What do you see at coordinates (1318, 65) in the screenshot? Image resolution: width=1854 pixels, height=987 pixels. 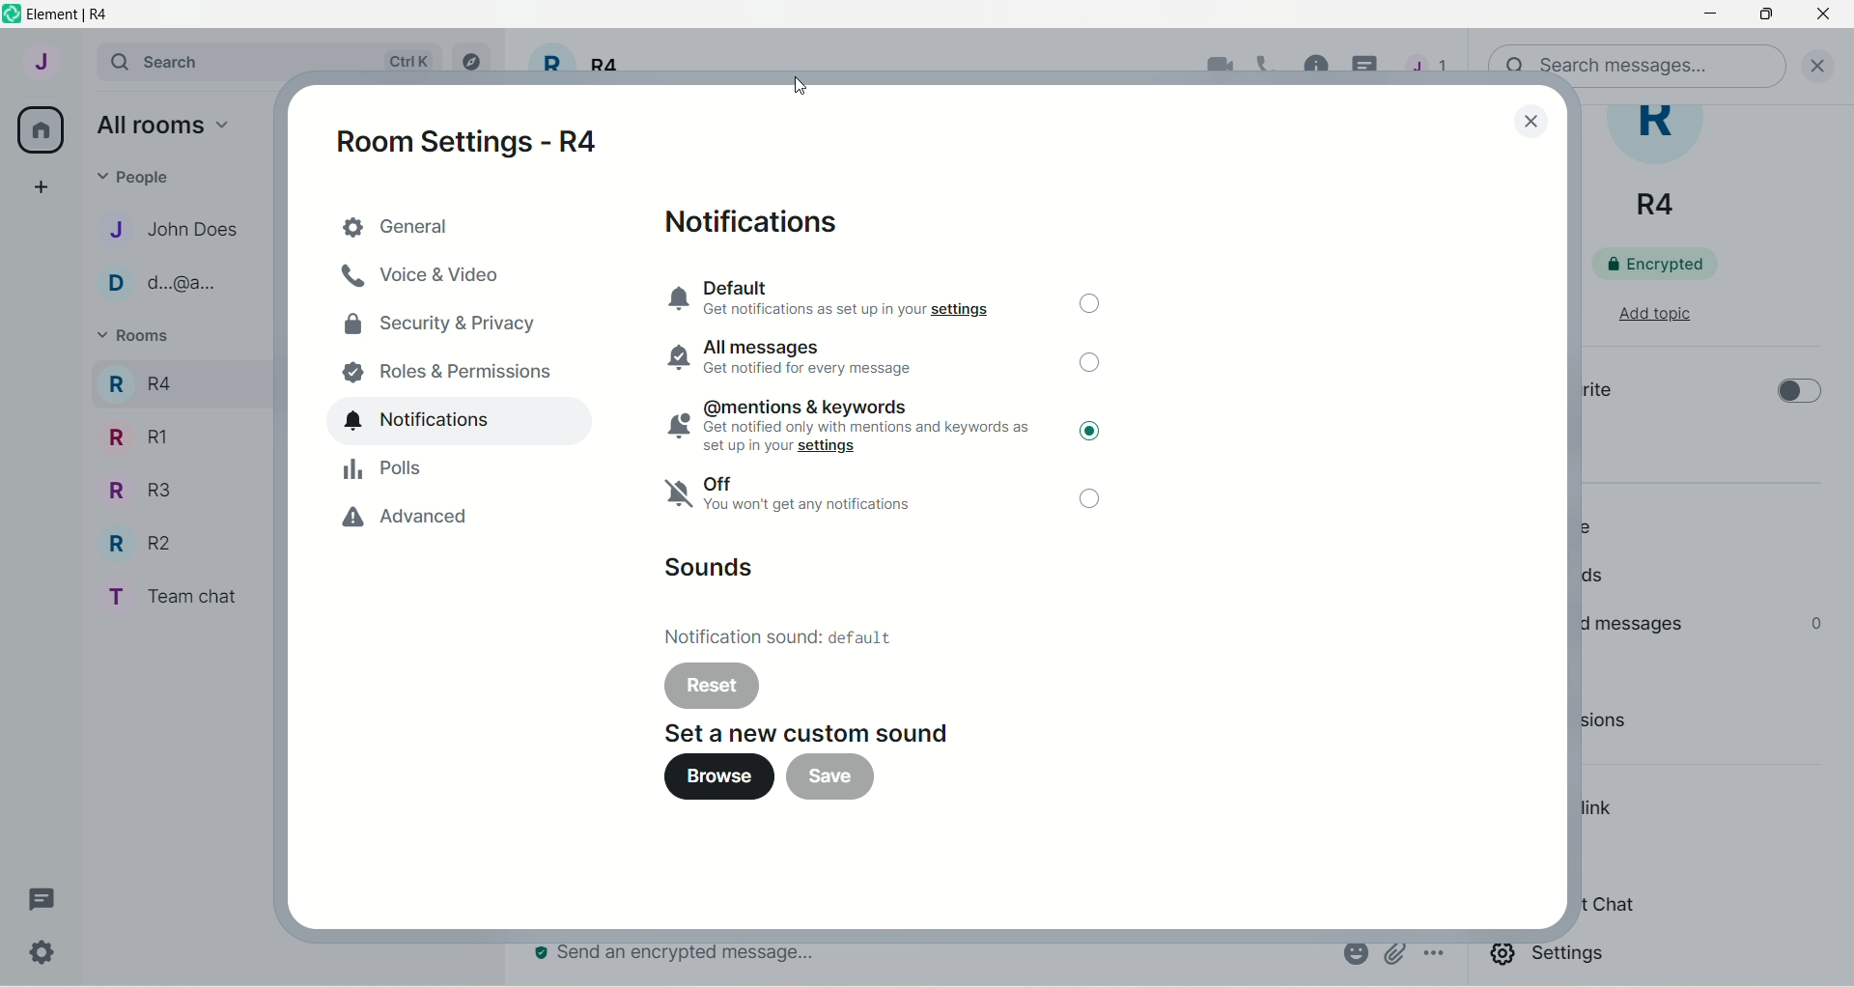 I see `room info` at bounding box center [1318, 65].